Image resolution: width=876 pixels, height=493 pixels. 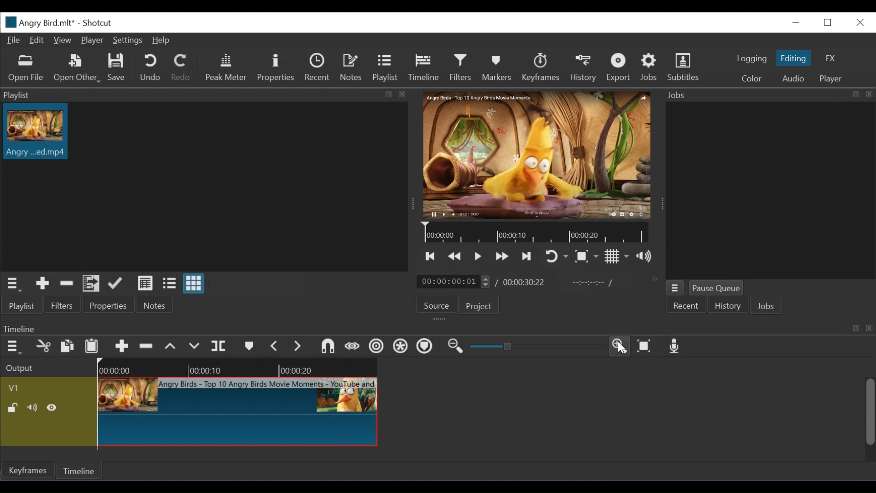 I want to click on Open Other File, so click(x=27, y=68).